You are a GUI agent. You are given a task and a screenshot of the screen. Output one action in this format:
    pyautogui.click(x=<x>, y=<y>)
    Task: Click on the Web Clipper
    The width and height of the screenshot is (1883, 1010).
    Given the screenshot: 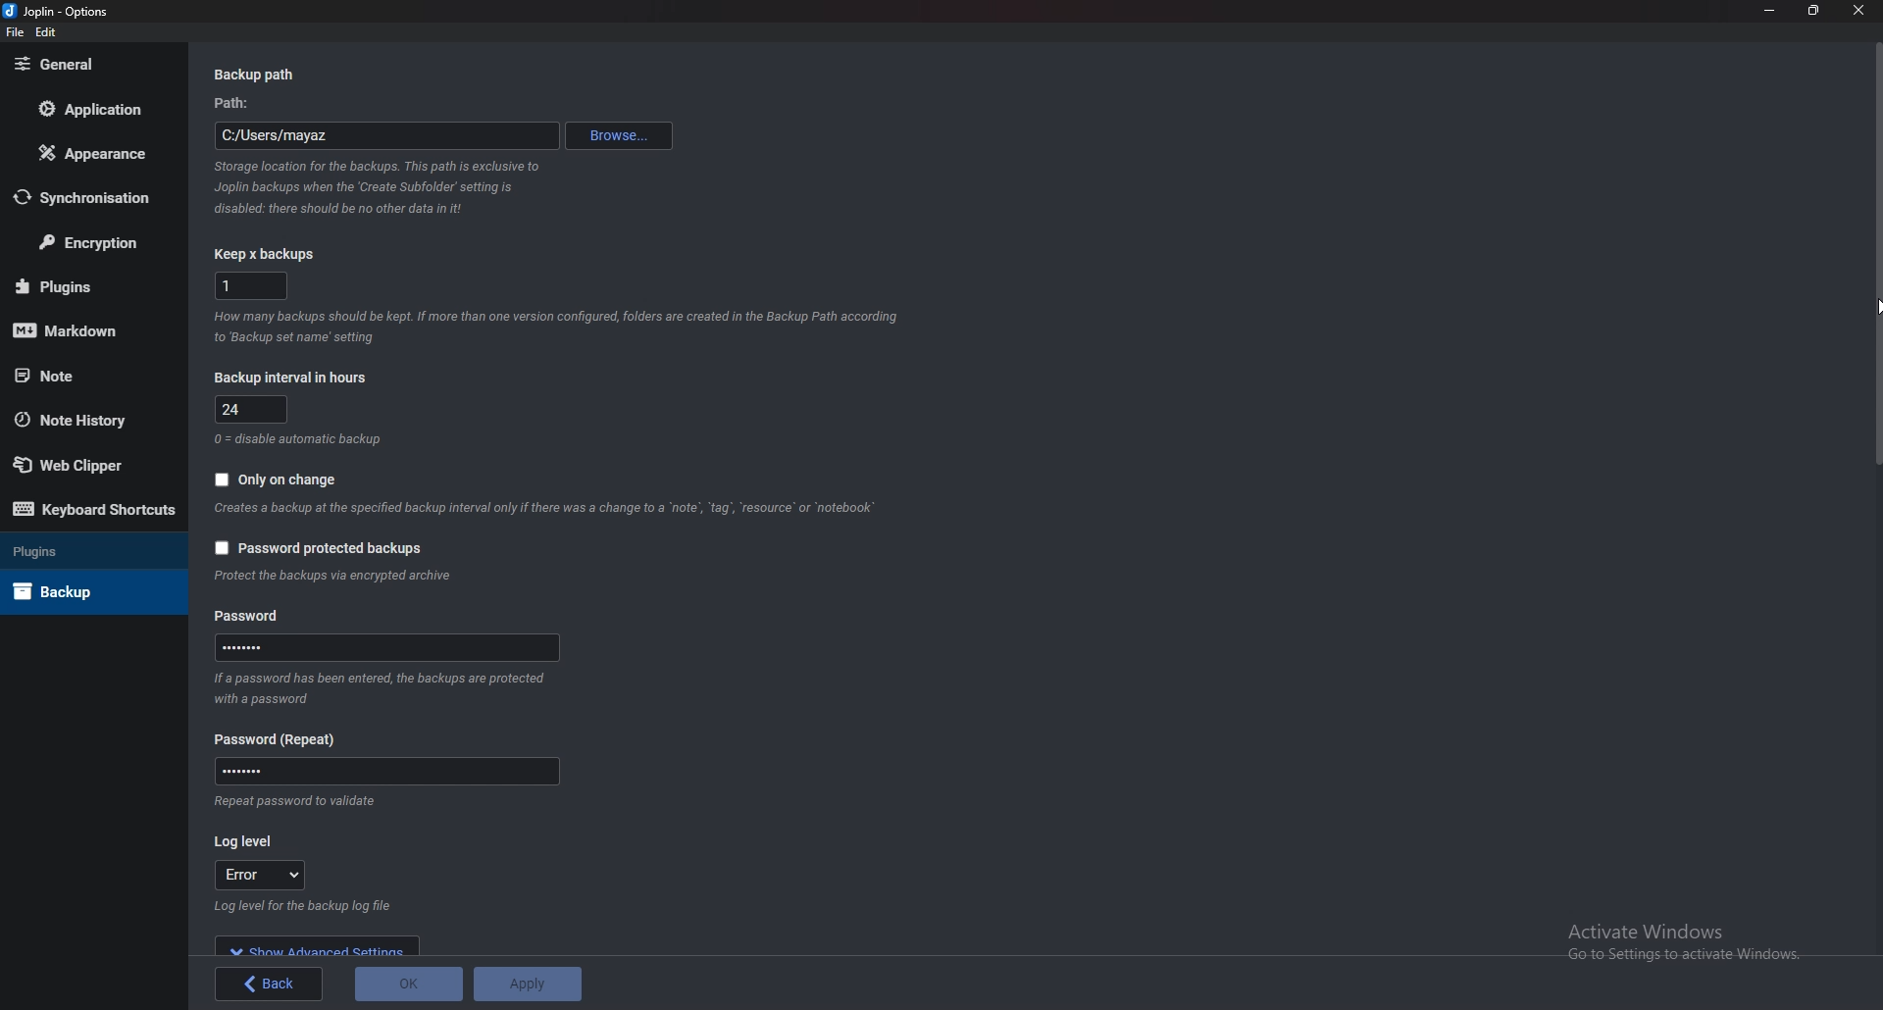 What is the action you would take?
    pyautogui.click(x=76, y=466)
    